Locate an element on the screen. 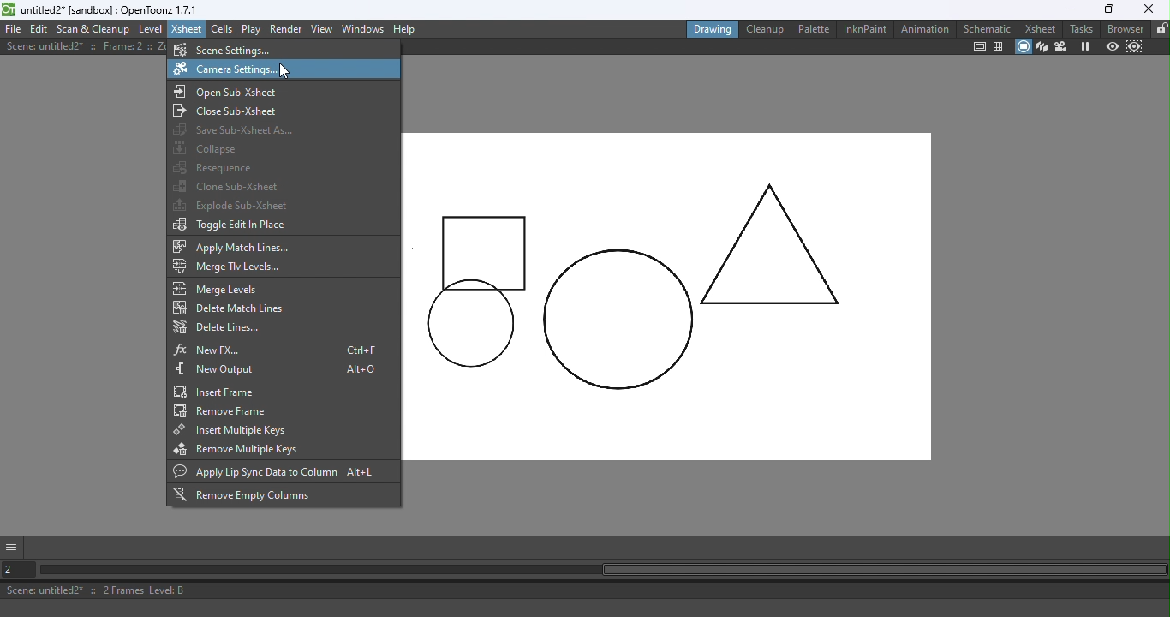 This screenshot has height=617, width=1170. Animation is located at coordinates (923, 28).